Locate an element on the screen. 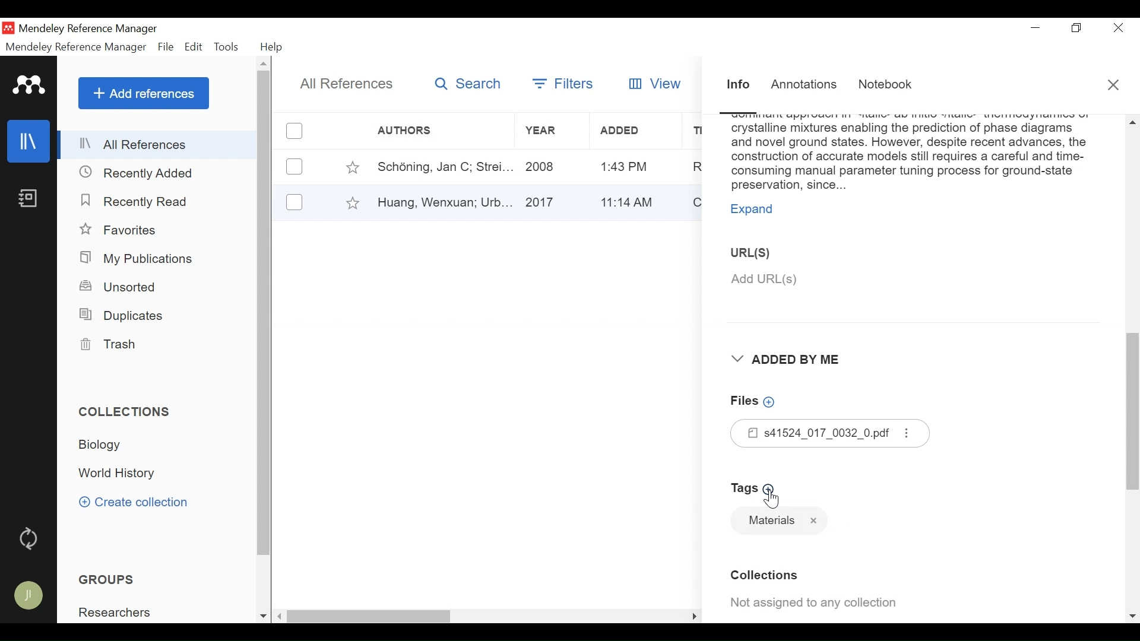 The width and height of the screenshot is (1140, 641). Added is located at coordinates (632, 166).